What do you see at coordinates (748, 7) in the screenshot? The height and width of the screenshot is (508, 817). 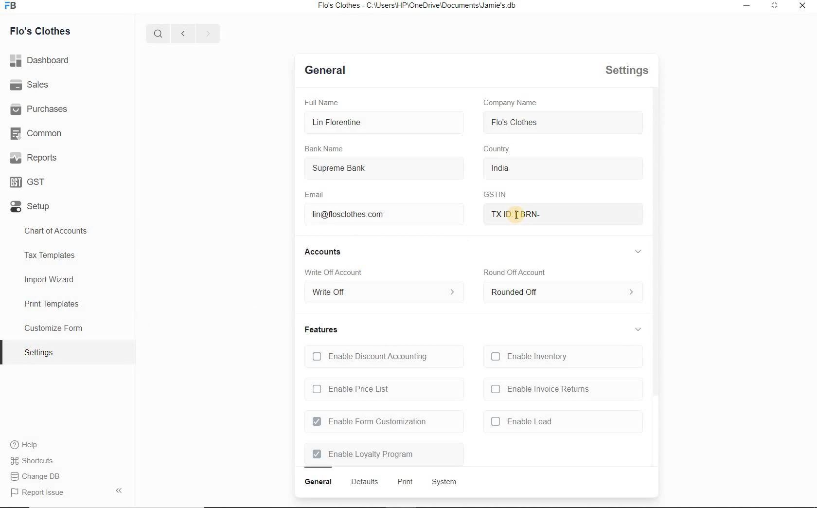 I see `restore` at bounding box center [748, 7].